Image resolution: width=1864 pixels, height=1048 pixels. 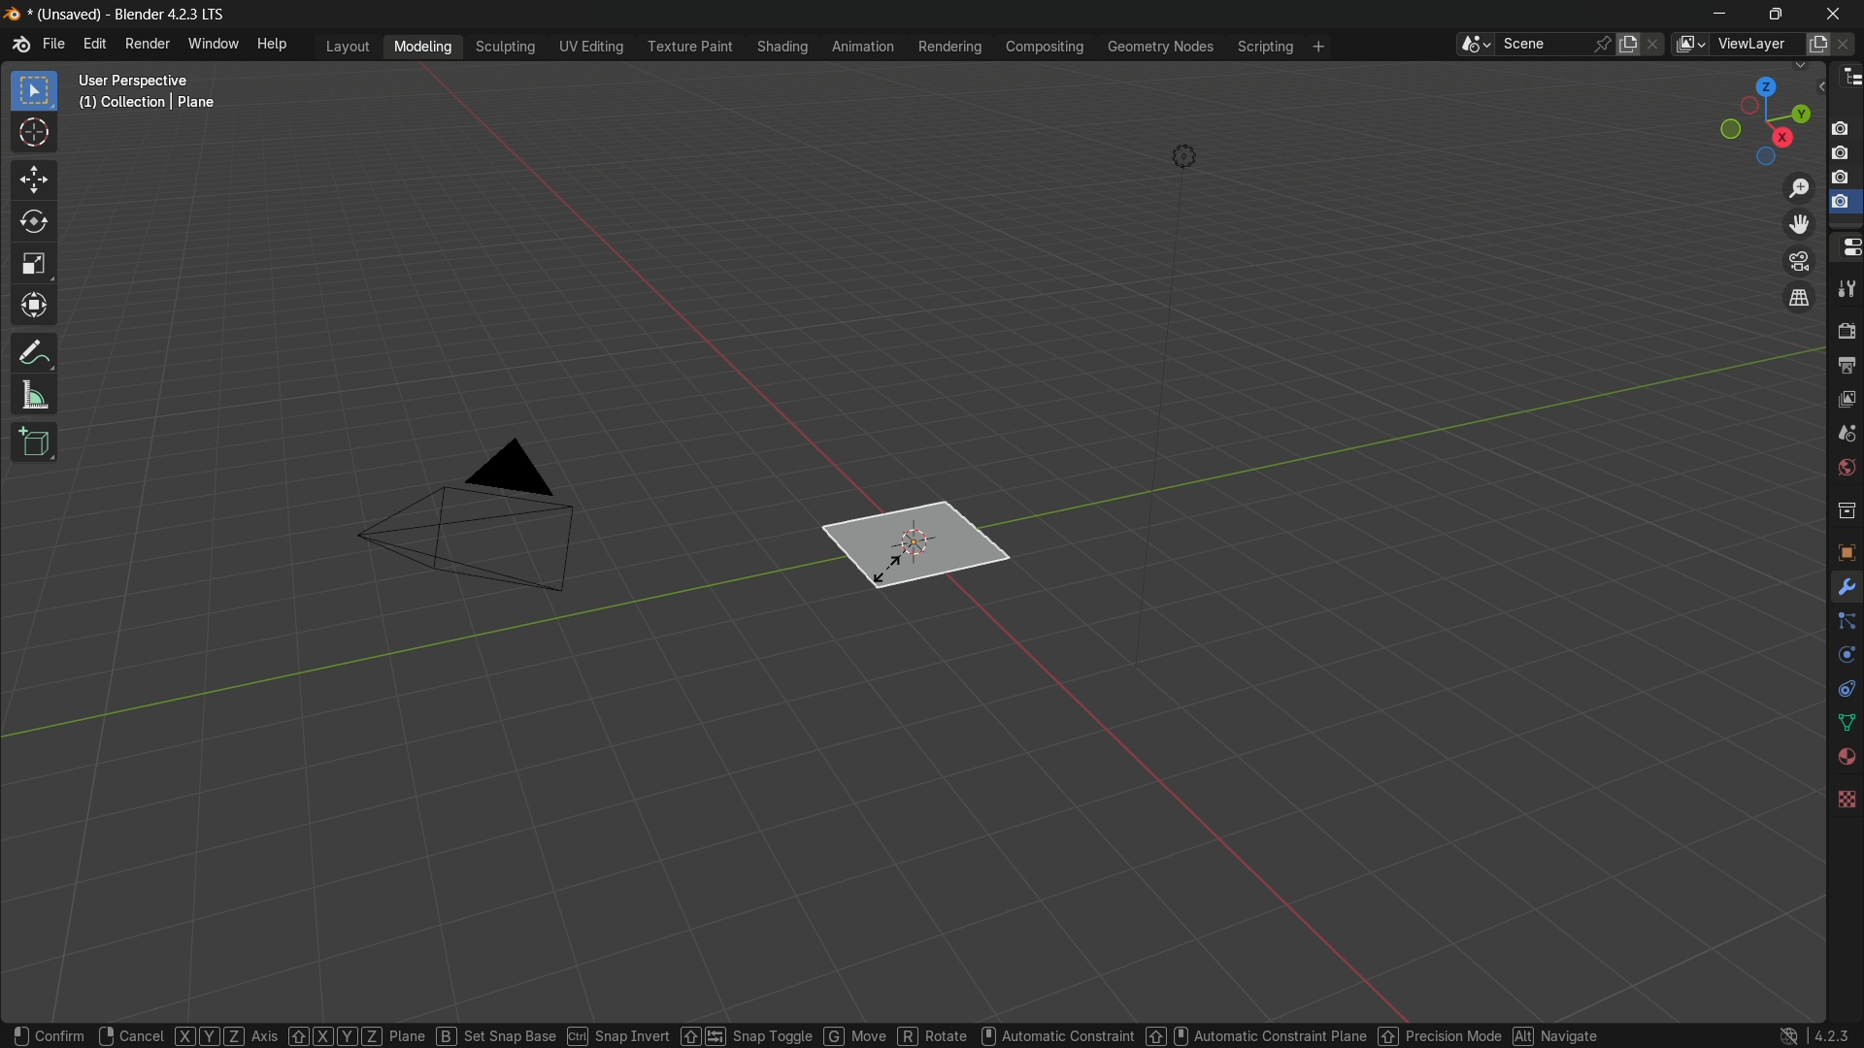 I want to click on 4.2.3, so click(x=1810, y=1032).